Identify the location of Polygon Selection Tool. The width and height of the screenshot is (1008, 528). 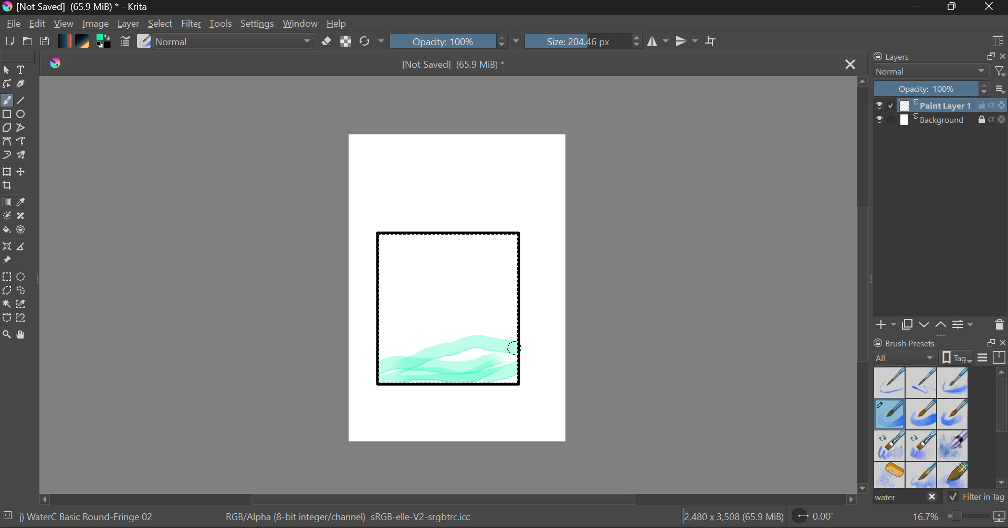
(6, 291).